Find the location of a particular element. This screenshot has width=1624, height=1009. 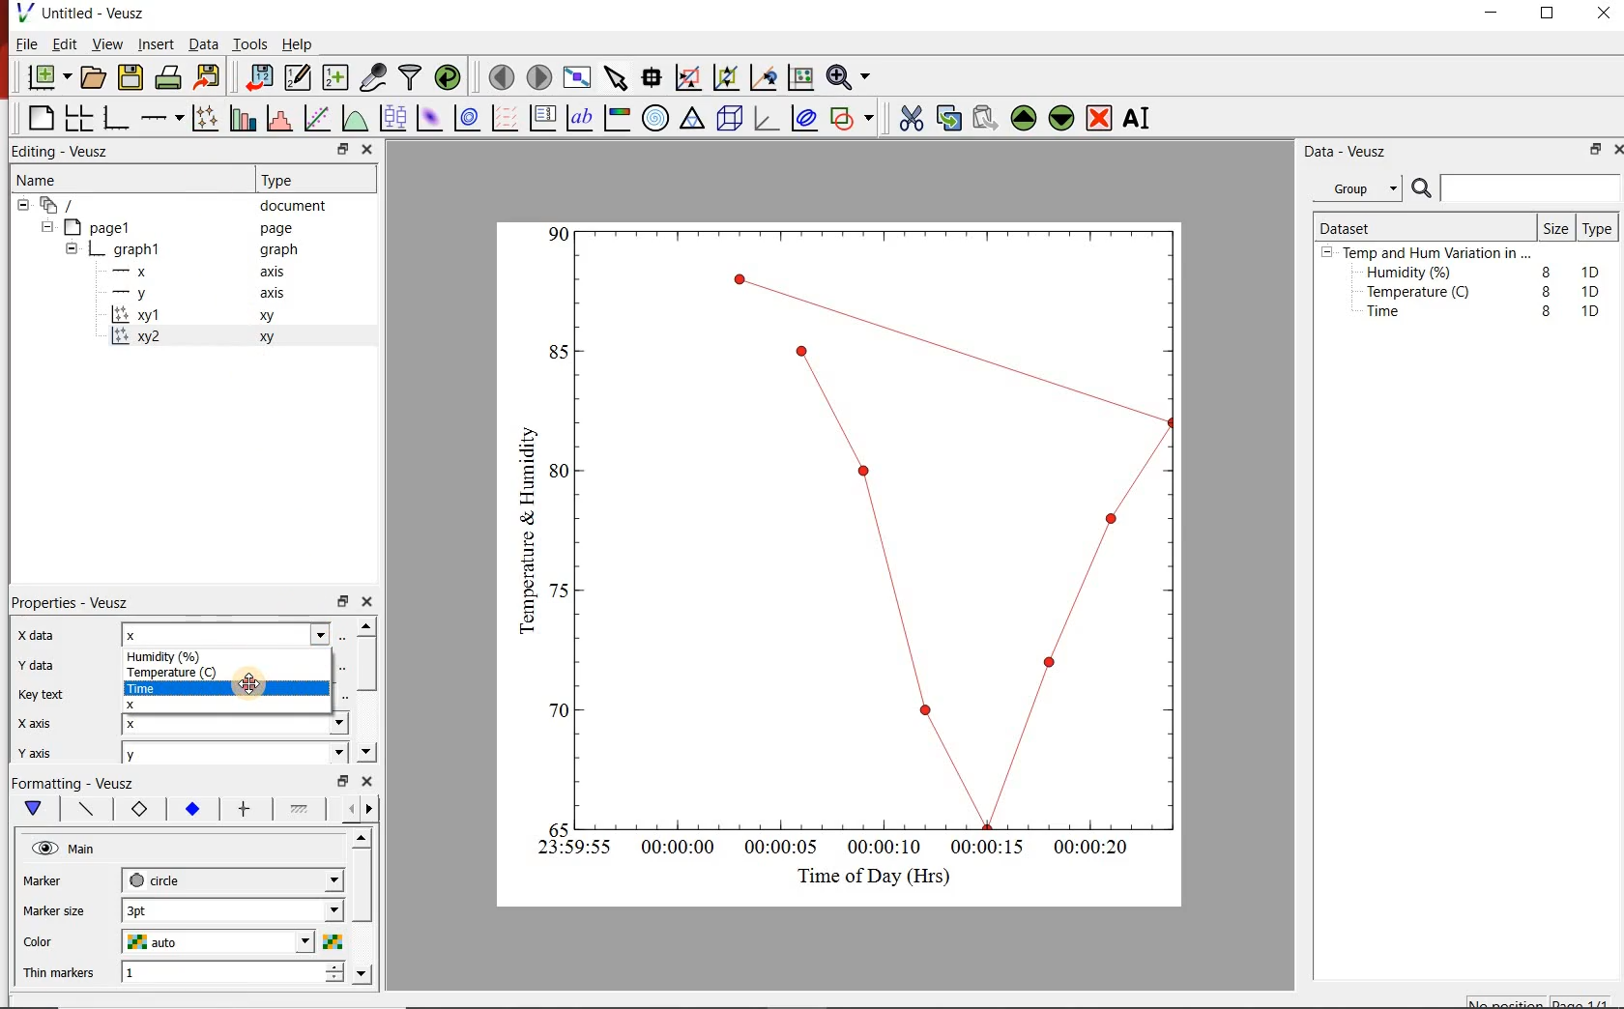

1 is located at coordinates (560, 232).